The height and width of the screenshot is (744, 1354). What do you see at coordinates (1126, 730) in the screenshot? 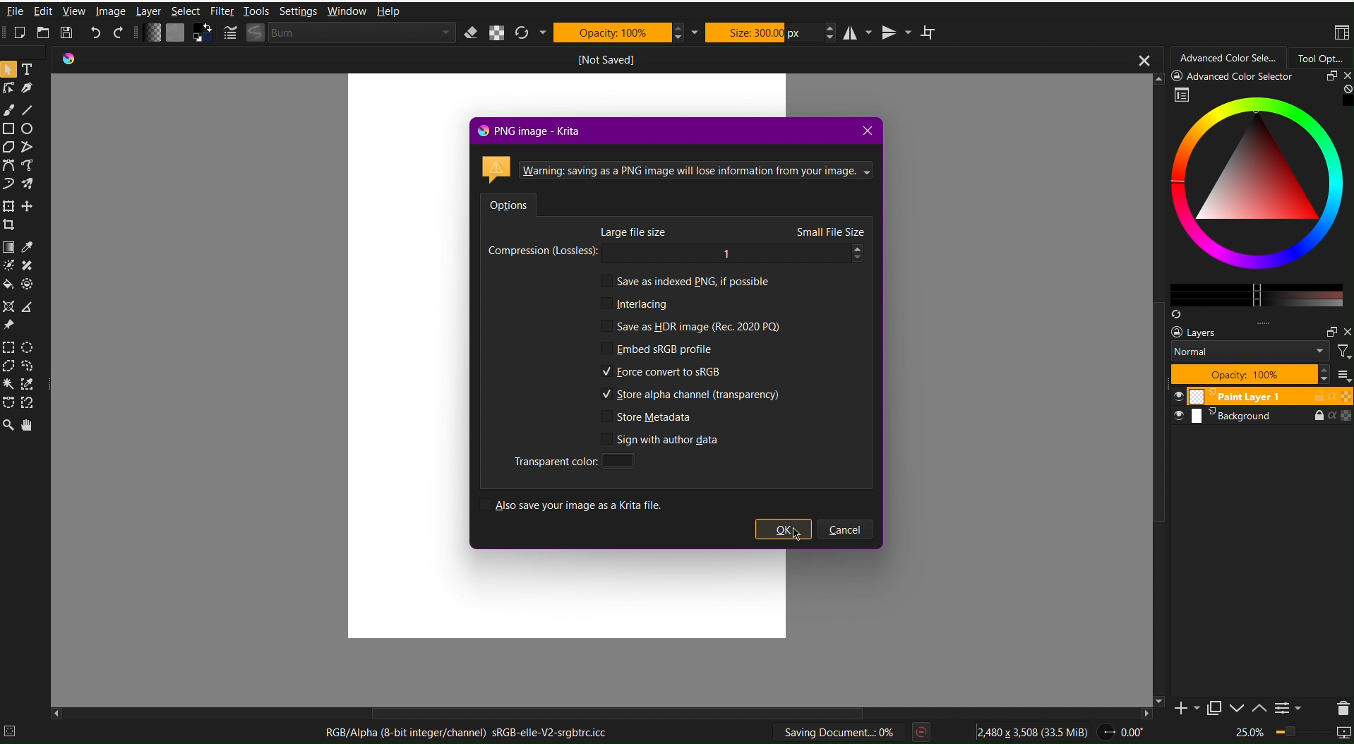
I see `Degree` at bounding box center [1126, 730].